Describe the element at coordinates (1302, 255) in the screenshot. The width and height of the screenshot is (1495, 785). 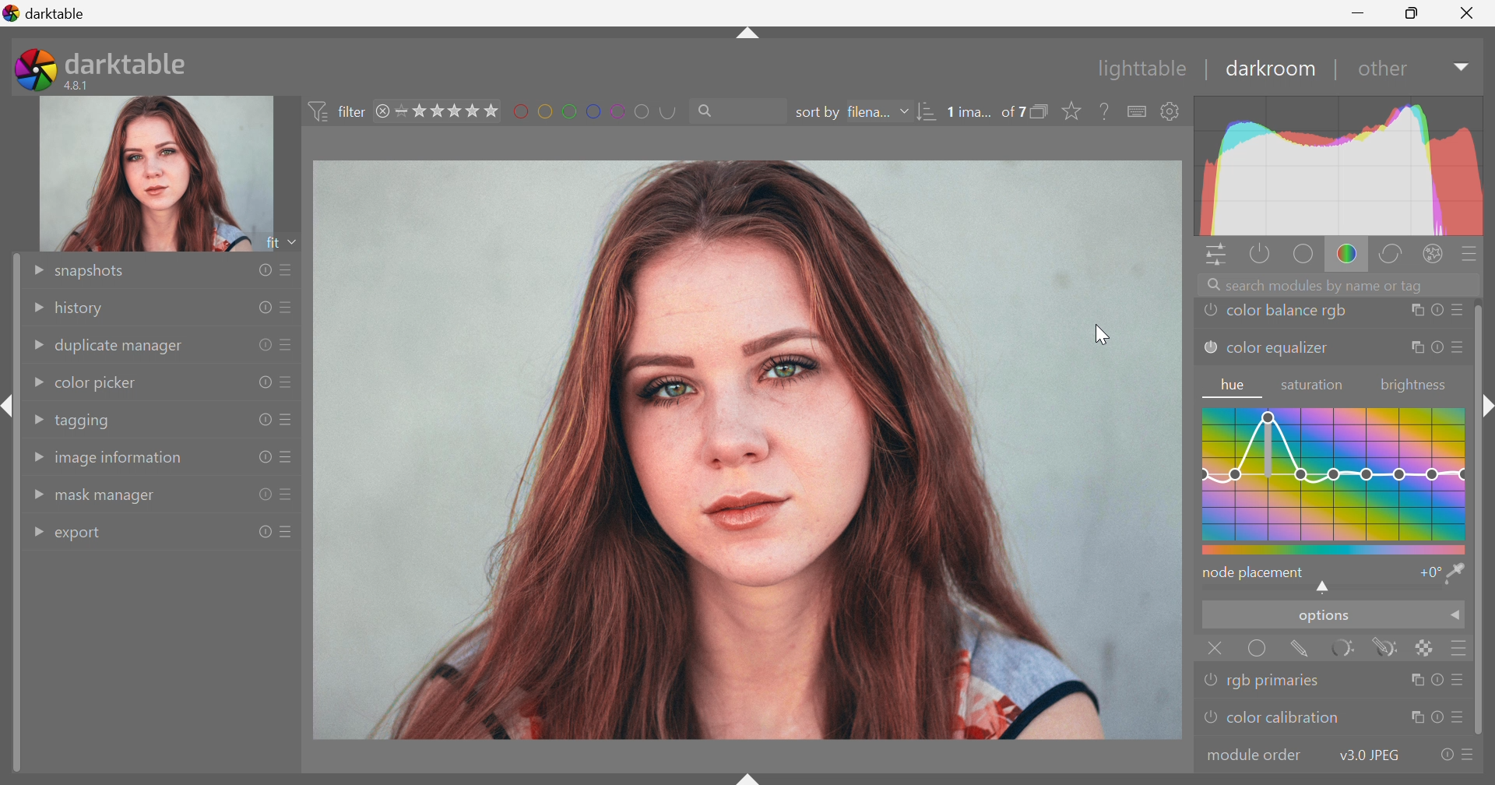
I see `base` at that location.